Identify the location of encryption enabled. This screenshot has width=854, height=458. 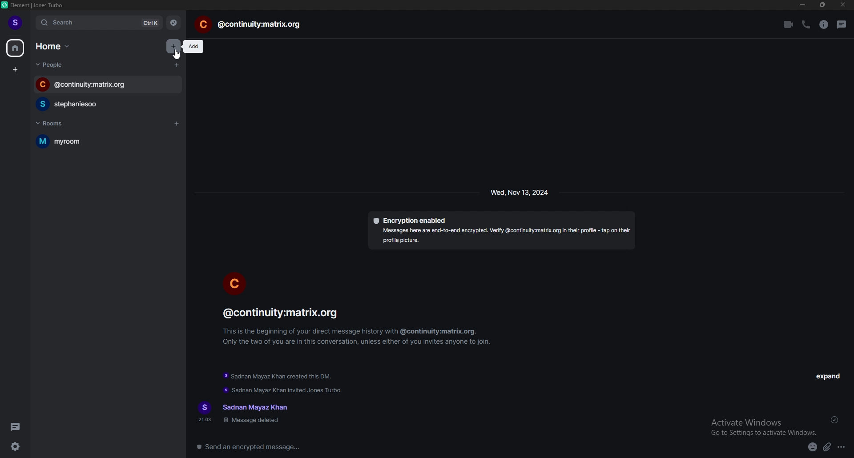
(501, 230).